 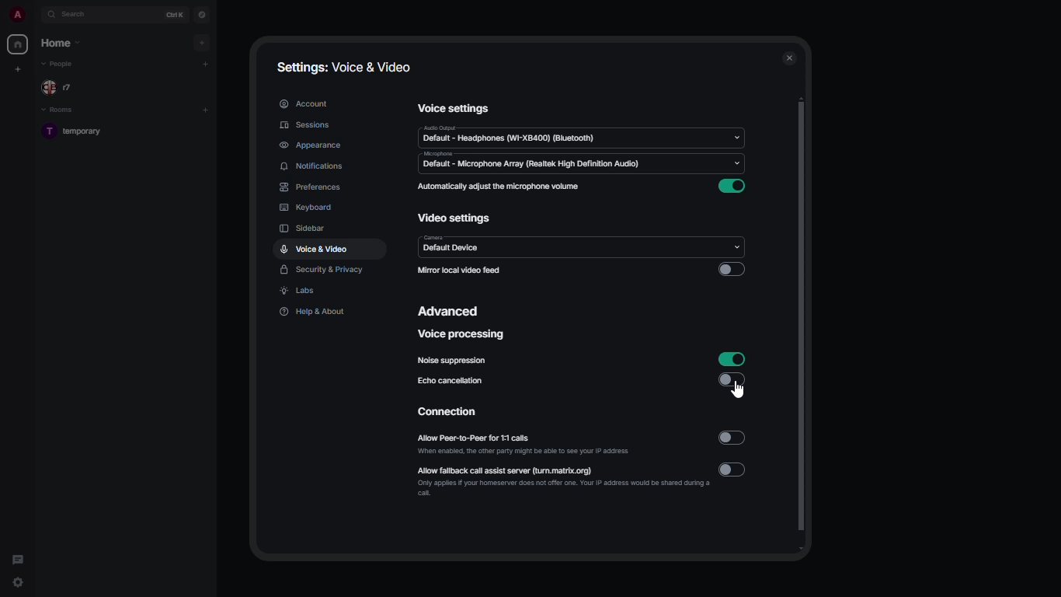 What do you see at coordinates (736, 162) in the screenshot?
I see `drop down` at bounding box center [736, 162].